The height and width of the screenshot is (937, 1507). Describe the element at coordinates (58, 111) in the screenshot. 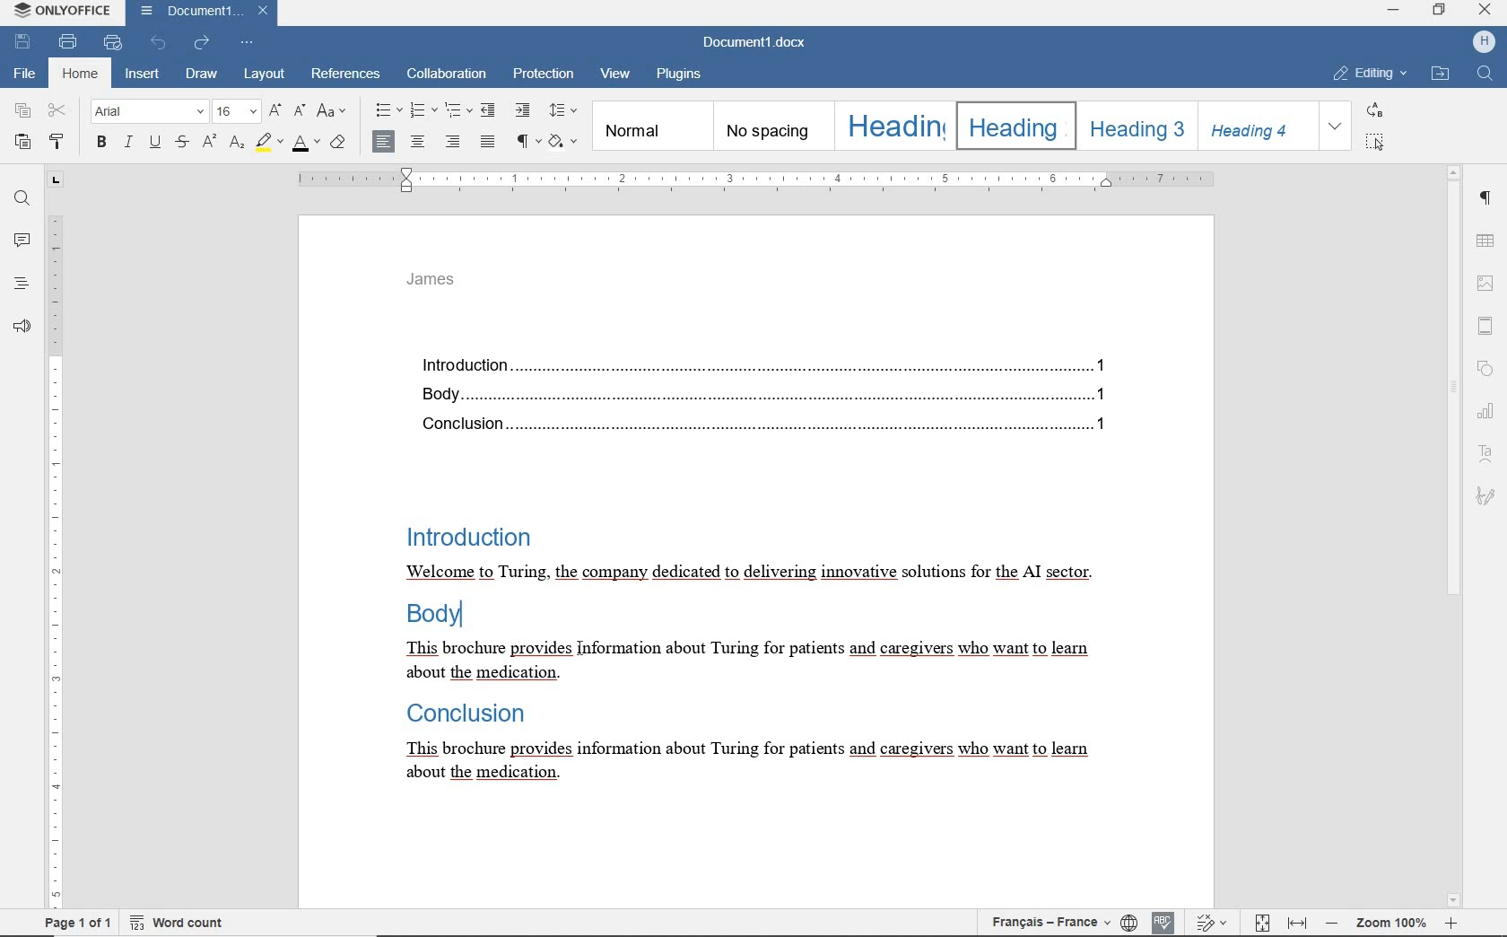

I see `CUT` at that location.